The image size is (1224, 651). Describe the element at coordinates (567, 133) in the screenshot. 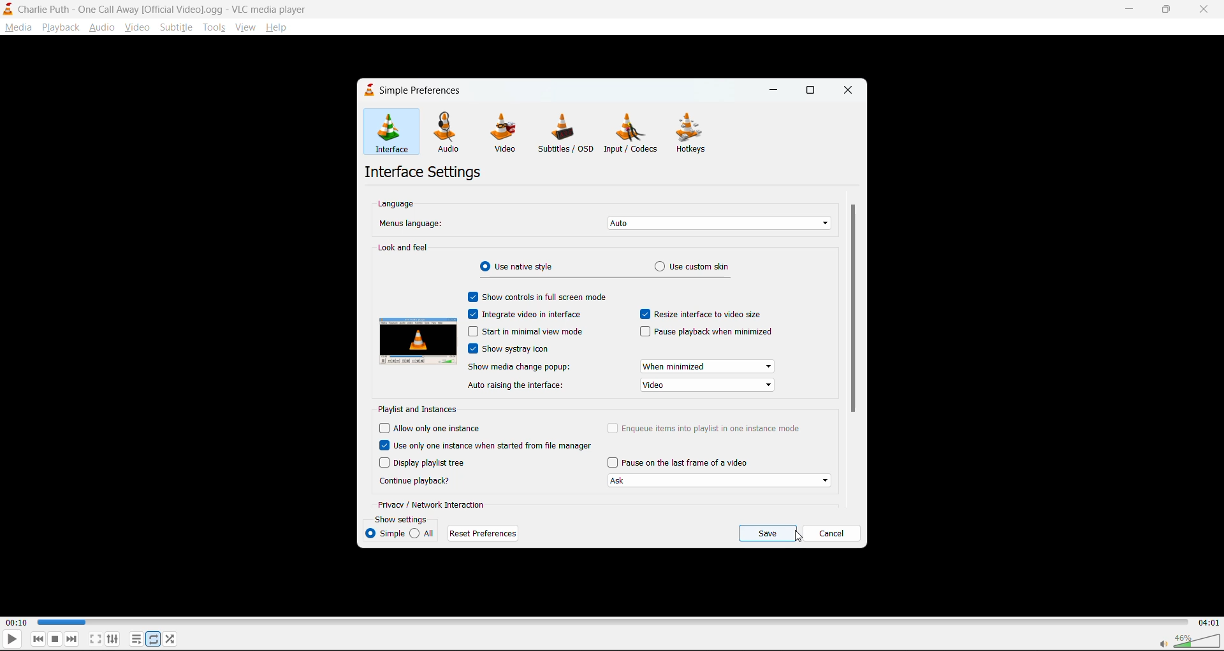

I see `subtitles/osd` at that location.